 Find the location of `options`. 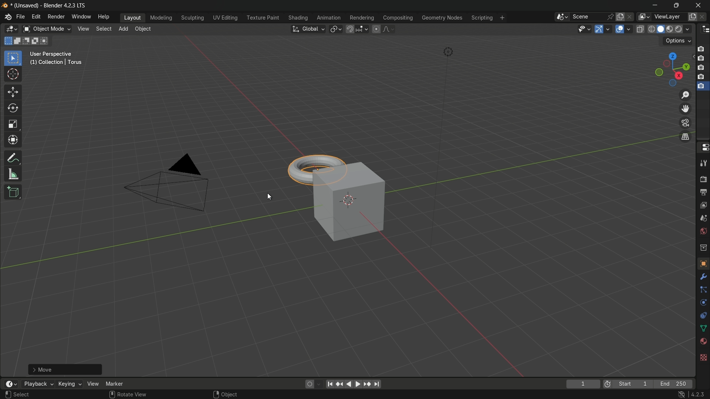

options is located at coordinates (678, 41).